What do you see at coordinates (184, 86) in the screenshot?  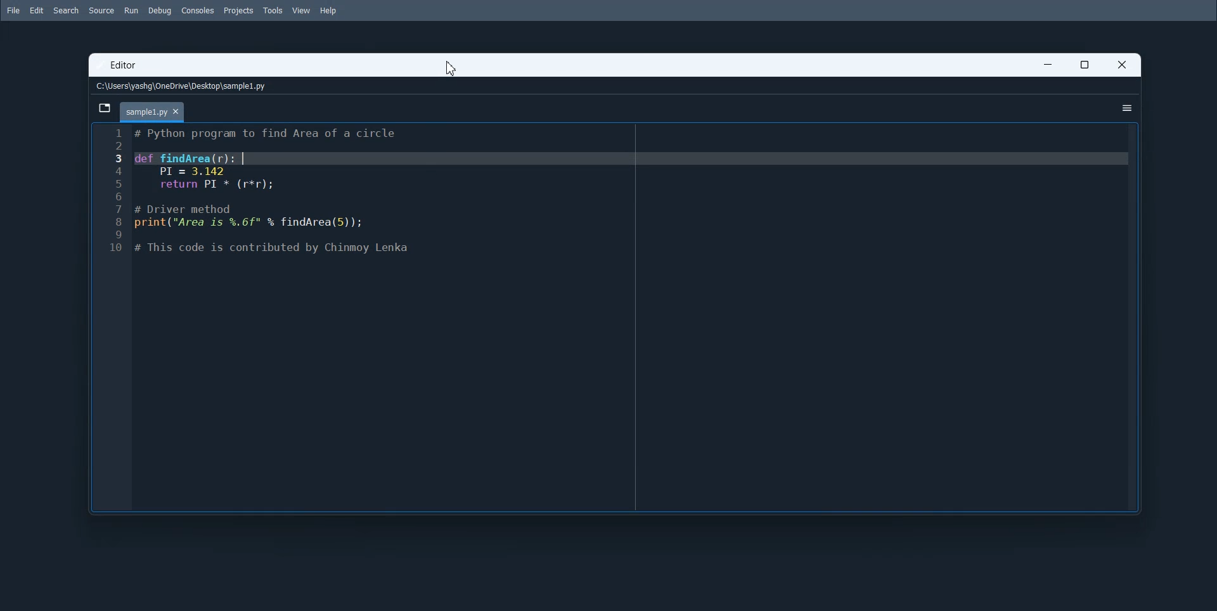 I see `File Path address` at bounding box center [184, 86].